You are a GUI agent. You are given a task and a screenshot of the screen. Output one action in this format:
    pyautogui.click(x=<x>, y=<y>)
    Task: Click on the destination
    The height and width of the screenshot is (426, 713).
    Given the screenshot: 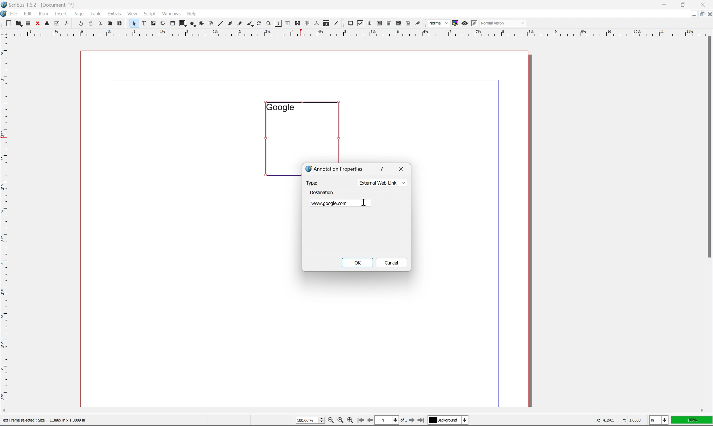 What is the action you would take?
    pyautogui.click(x=322, y=191)
    